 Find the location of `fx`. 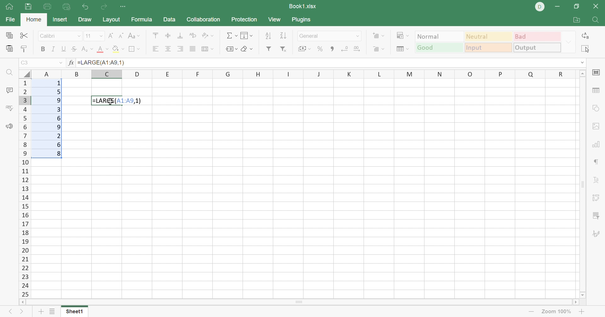

fx is located at coordinates (71, 62).